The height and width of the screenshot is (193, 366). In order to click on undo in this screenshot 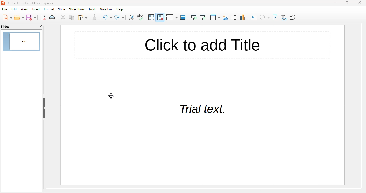, I will do `click(107, 17)`.